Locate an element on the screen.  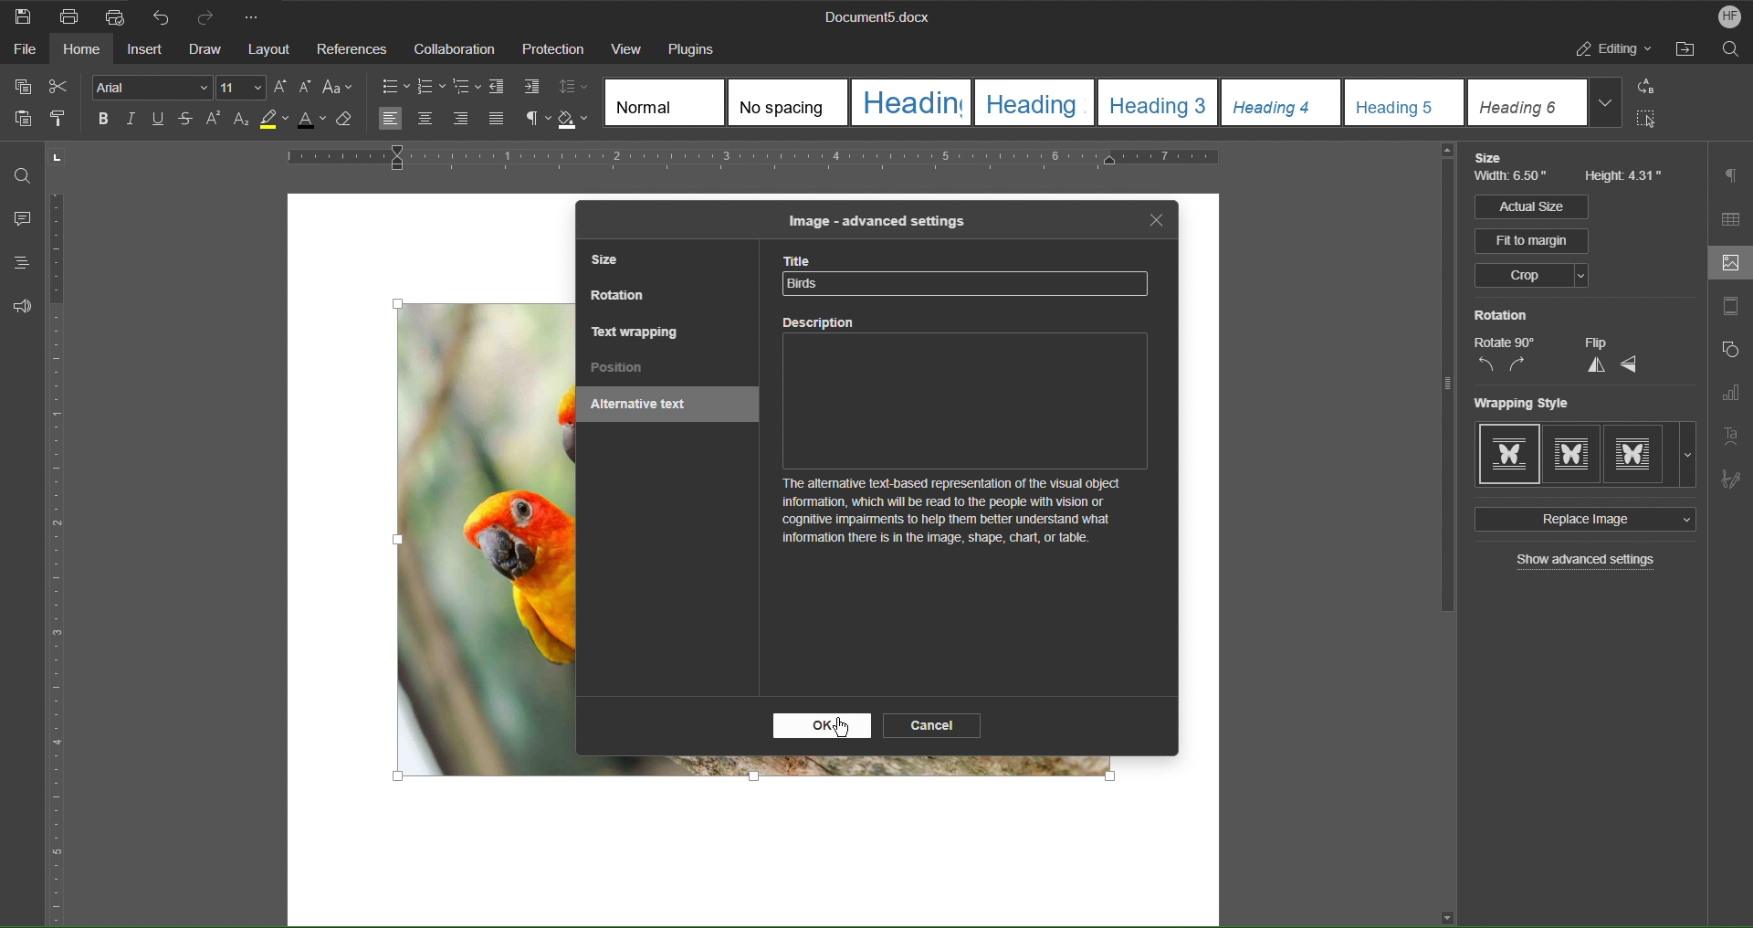
Alignment is located at coordinates (440, 120).